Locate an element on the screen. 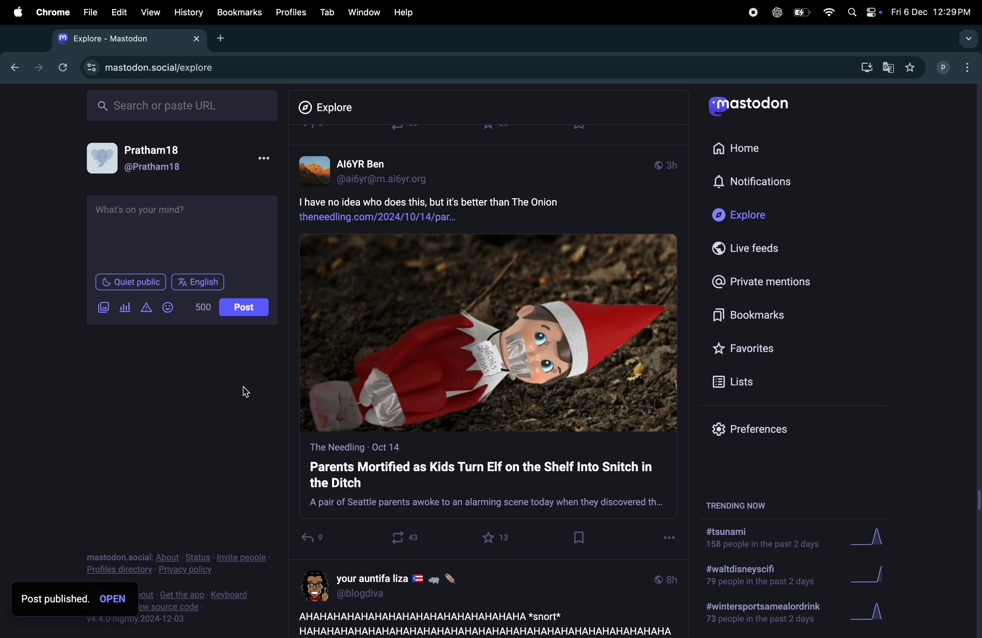  time is located at coordinates (666, 579).